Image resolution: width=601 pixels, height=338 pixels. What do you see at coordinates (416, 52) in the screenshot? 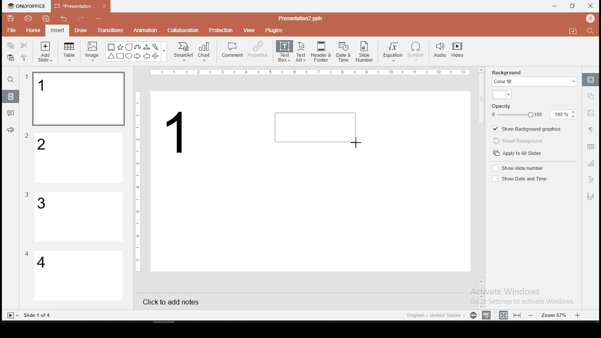
I see `symbol` at bounding box center [416, 52].